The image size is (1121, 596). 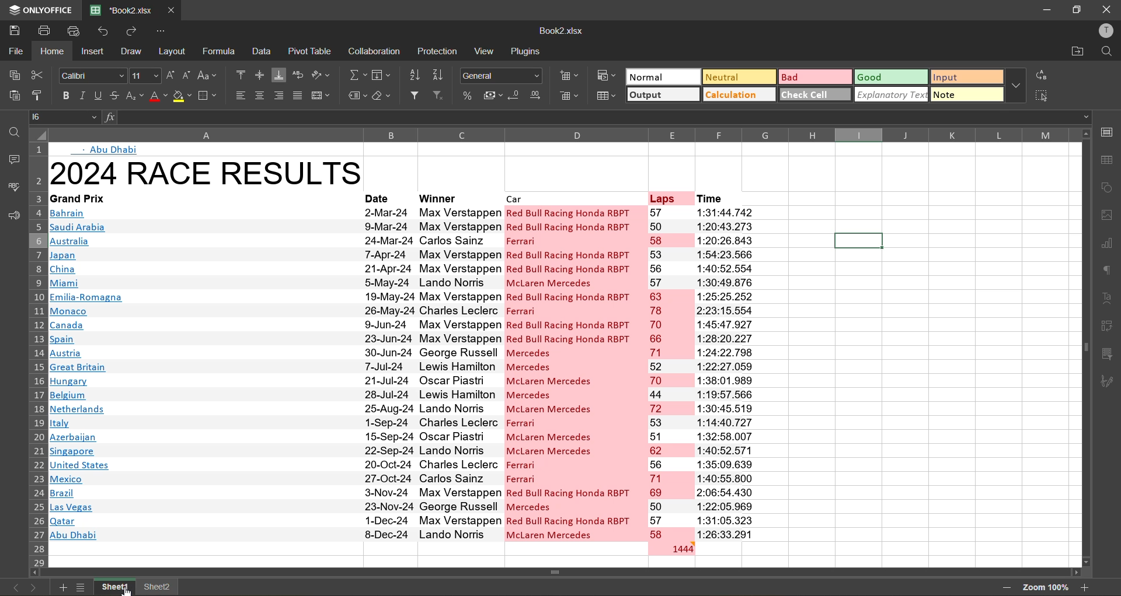 I want to click on slicer, so click(x=1107, y=353).